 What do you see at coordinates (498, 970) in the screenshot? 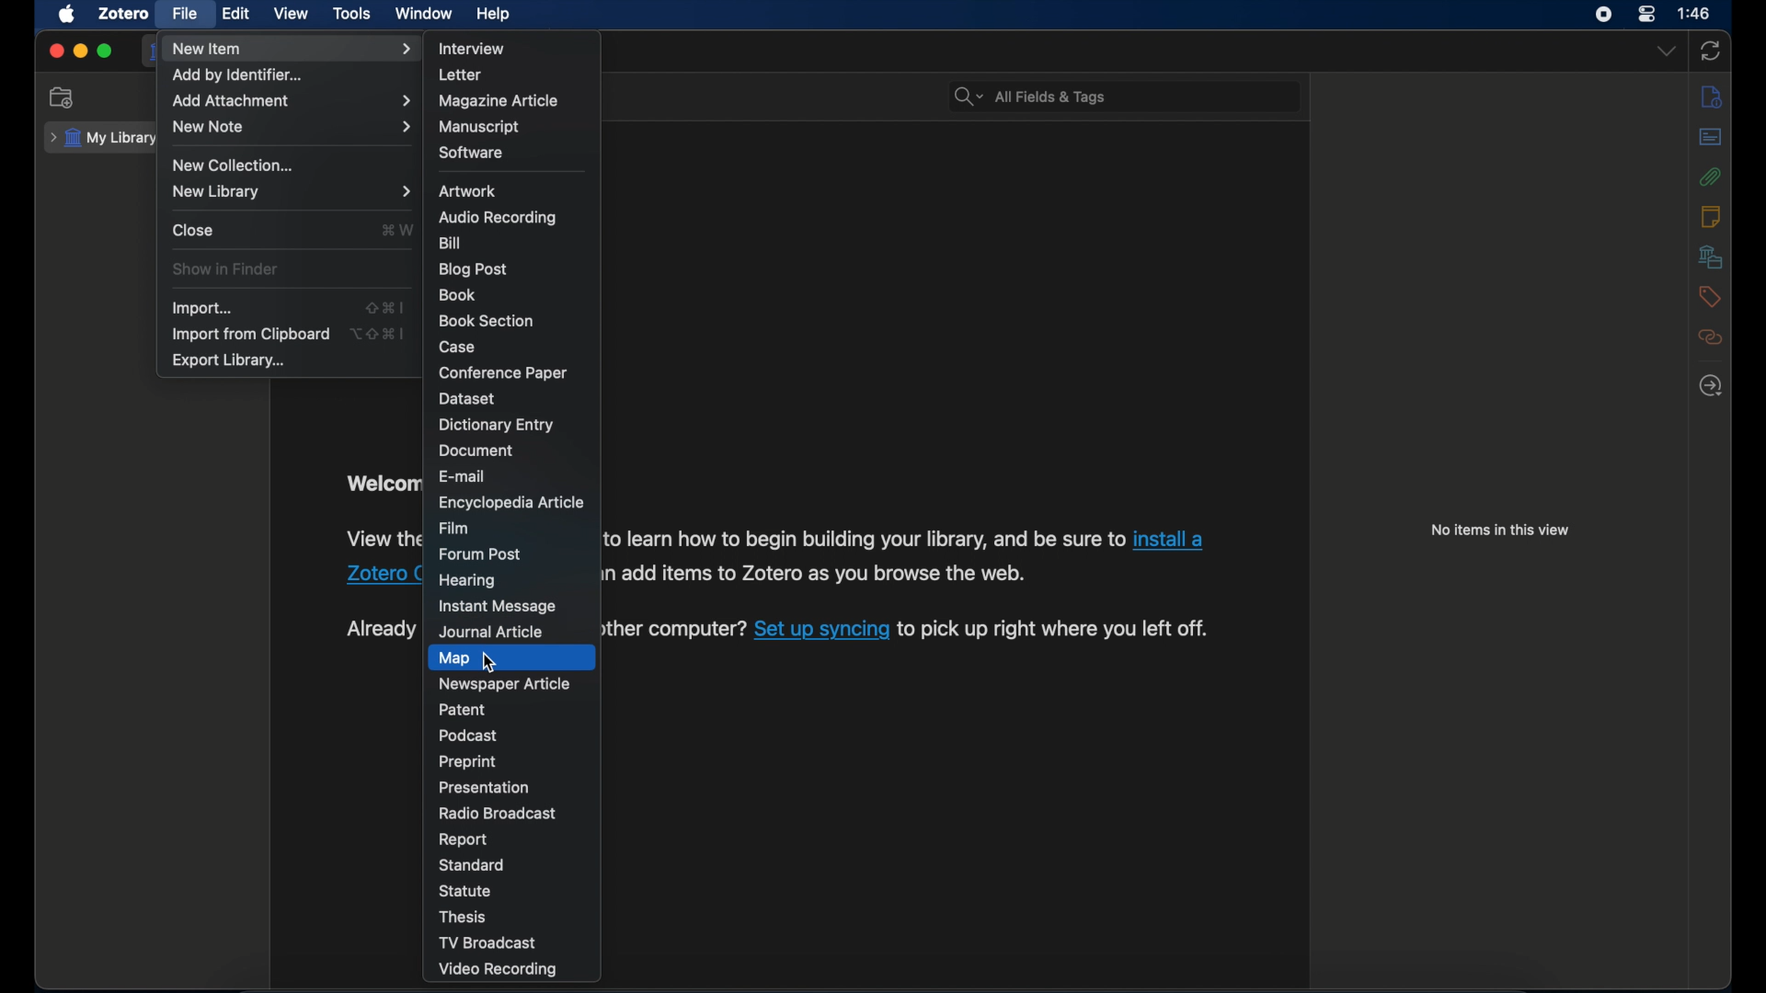
I see `video recording` at bounding box center [498, 970].